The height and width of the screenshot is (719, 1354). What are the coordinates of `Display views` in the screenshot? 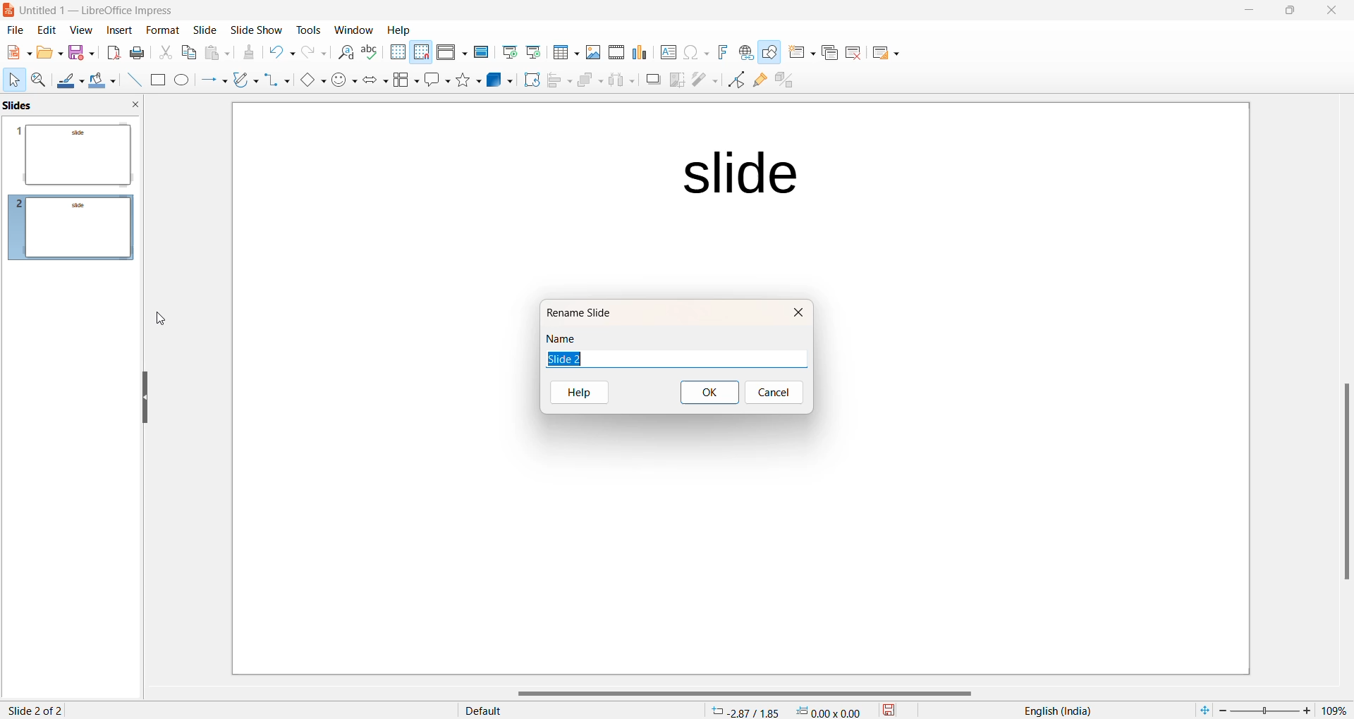 It's located at (451, 51).